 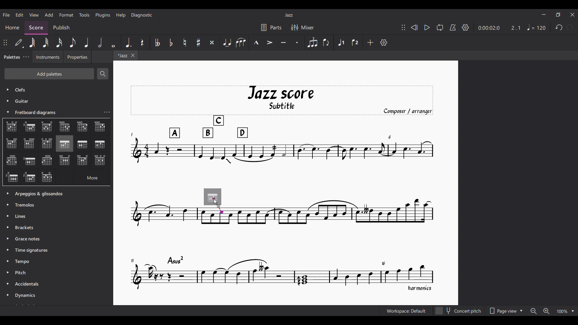 What do you see at coordinates (31, 127) in the screenshot?
I see `Chart 2` at bounding box center [31, 127].